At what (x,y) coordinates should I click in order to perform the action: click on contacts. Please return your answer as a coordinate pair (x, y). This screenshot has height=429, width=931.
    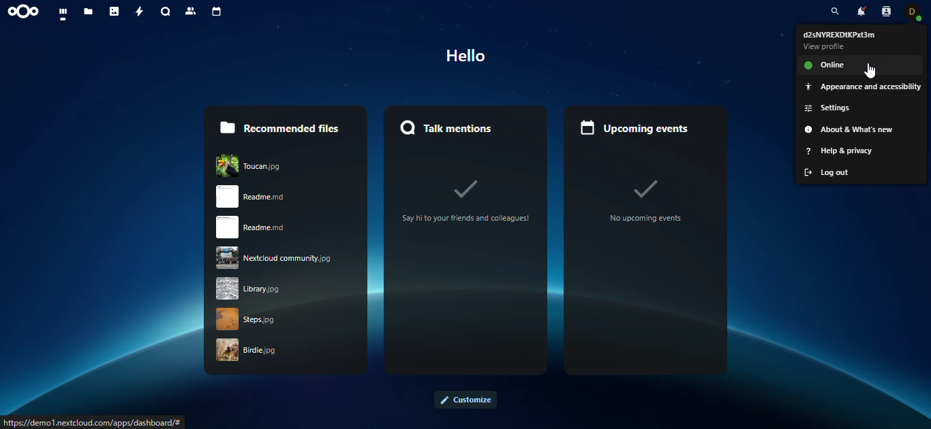
    Looking at the image, I should click on (191, 12).